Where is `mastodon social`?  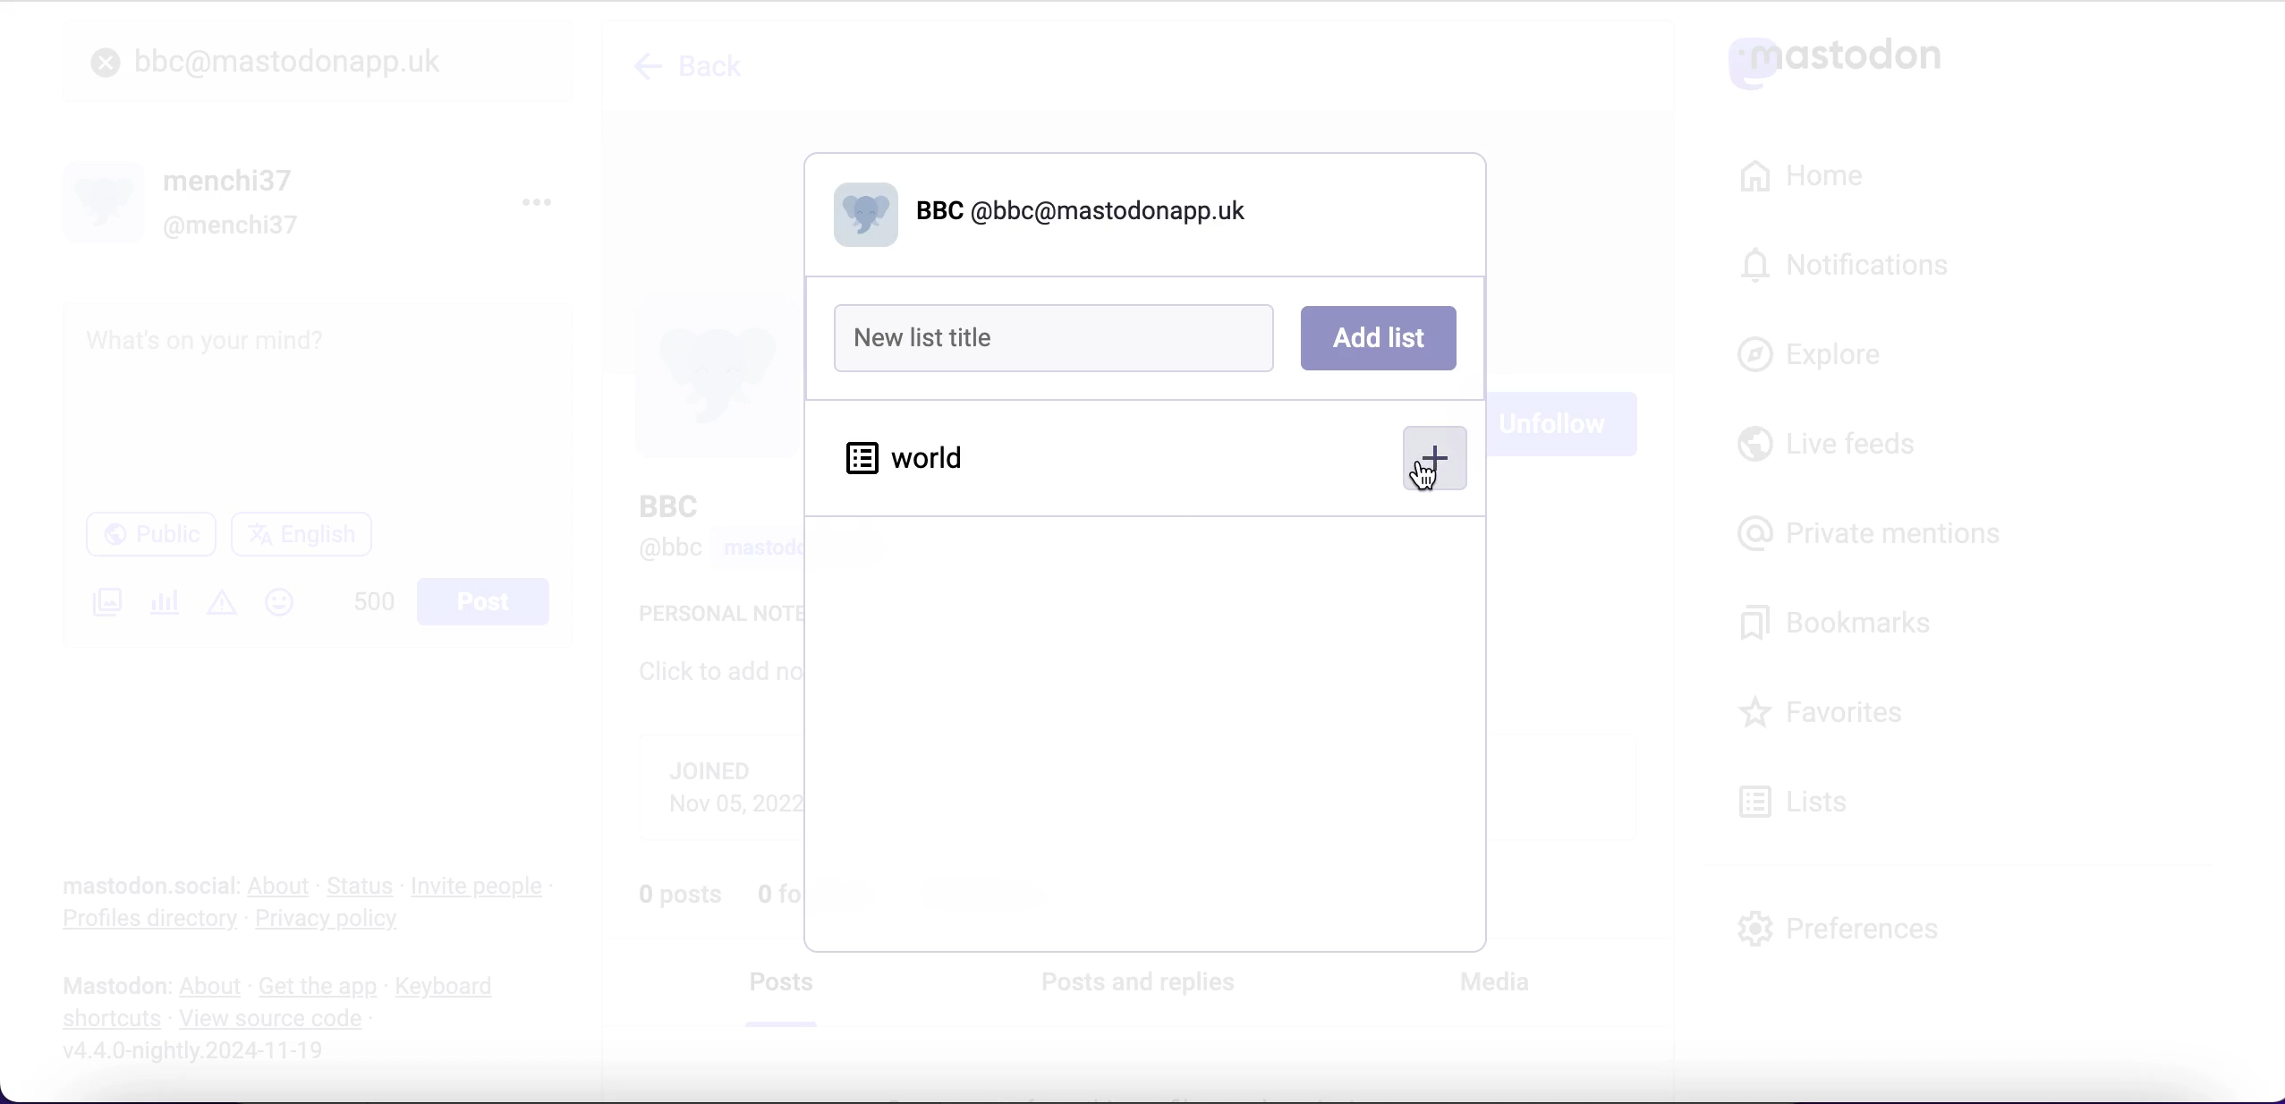 mastodon social is located at coordinates (125, 887).